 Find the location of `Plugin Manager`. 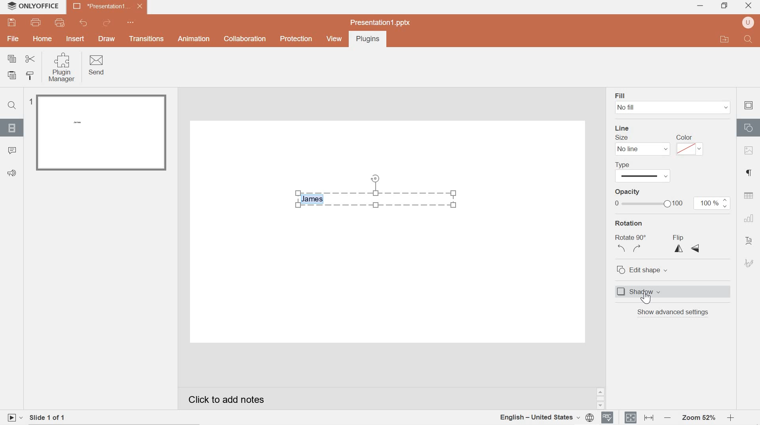

Plugin Manager is located at coordinates (63, 68).